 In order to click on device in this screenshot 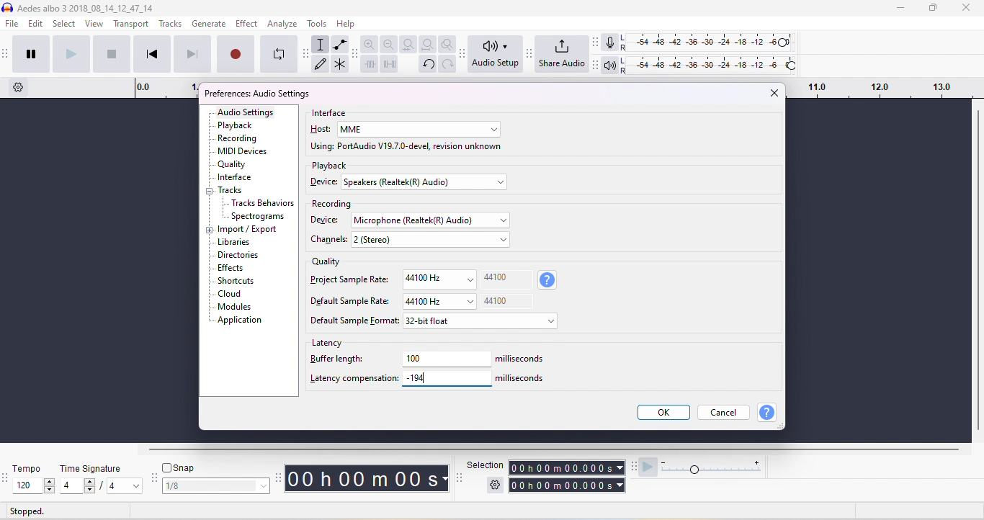, I will do `click(323, 181)`.